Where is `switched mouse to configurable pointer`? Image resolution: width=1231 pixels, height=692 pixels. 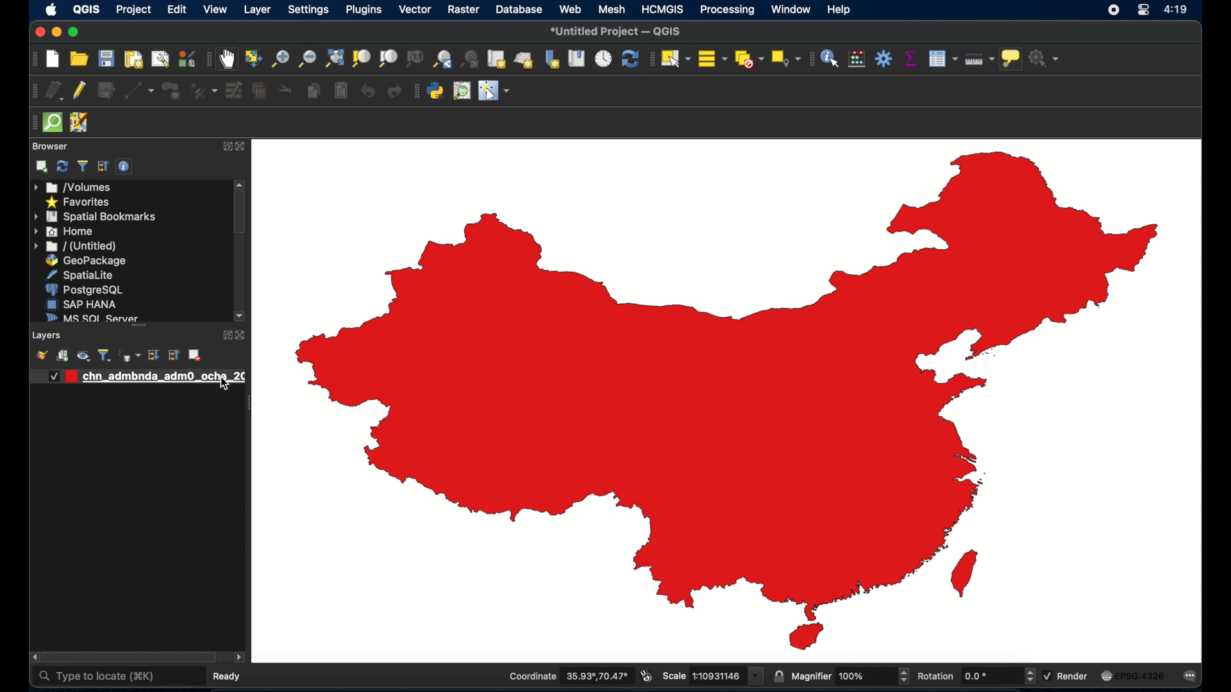
switched mouse to configurable pointer is located at coordinates (494, 90).